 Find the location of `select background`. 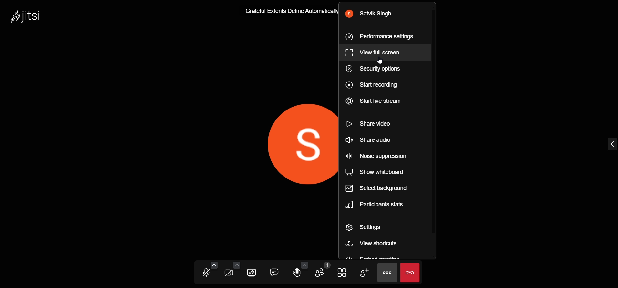

select background is located at coordinates (378, 189).